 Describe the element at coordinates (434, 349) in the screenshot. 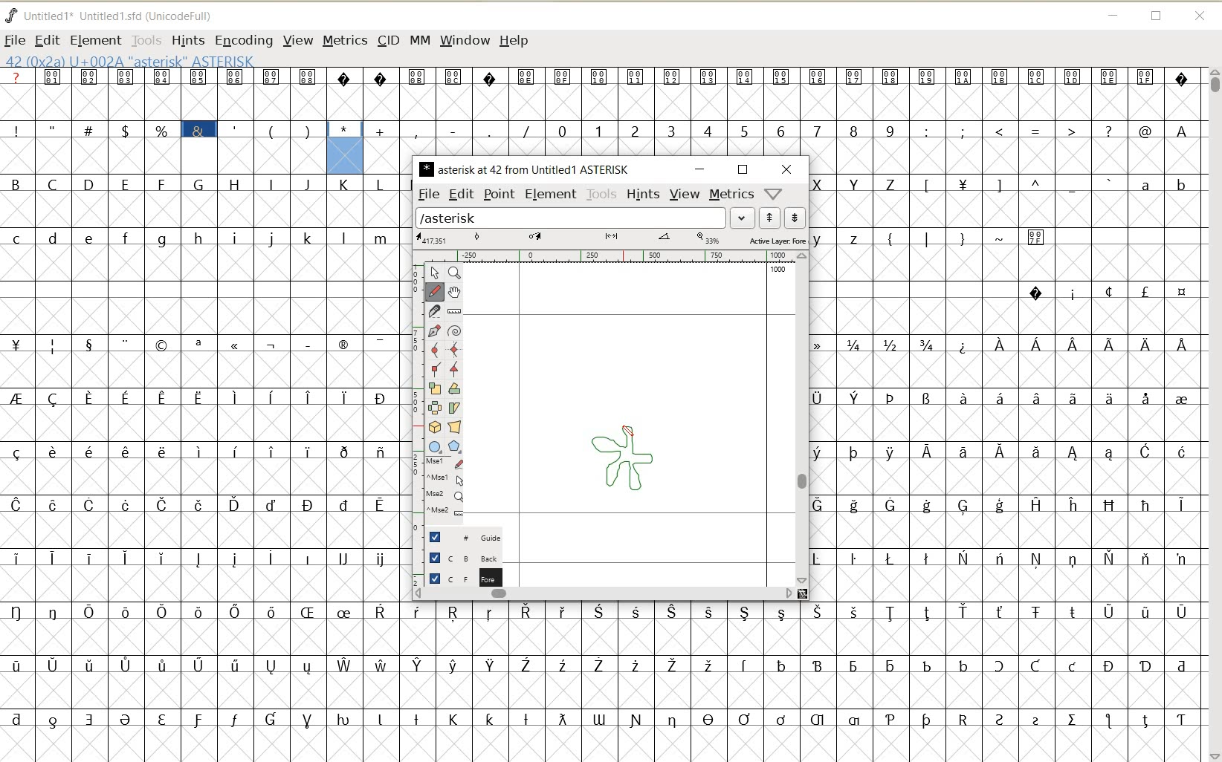

I see `add a curve point` at that location.